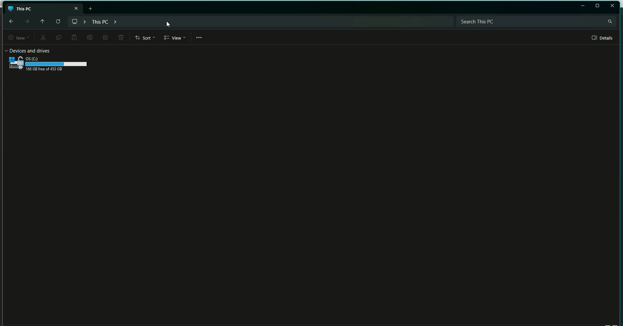 The height and width of the screenshot is (326, 623). Describe the element at coordinates (121, 38) in the screenshot. I see `Delete` at that location.